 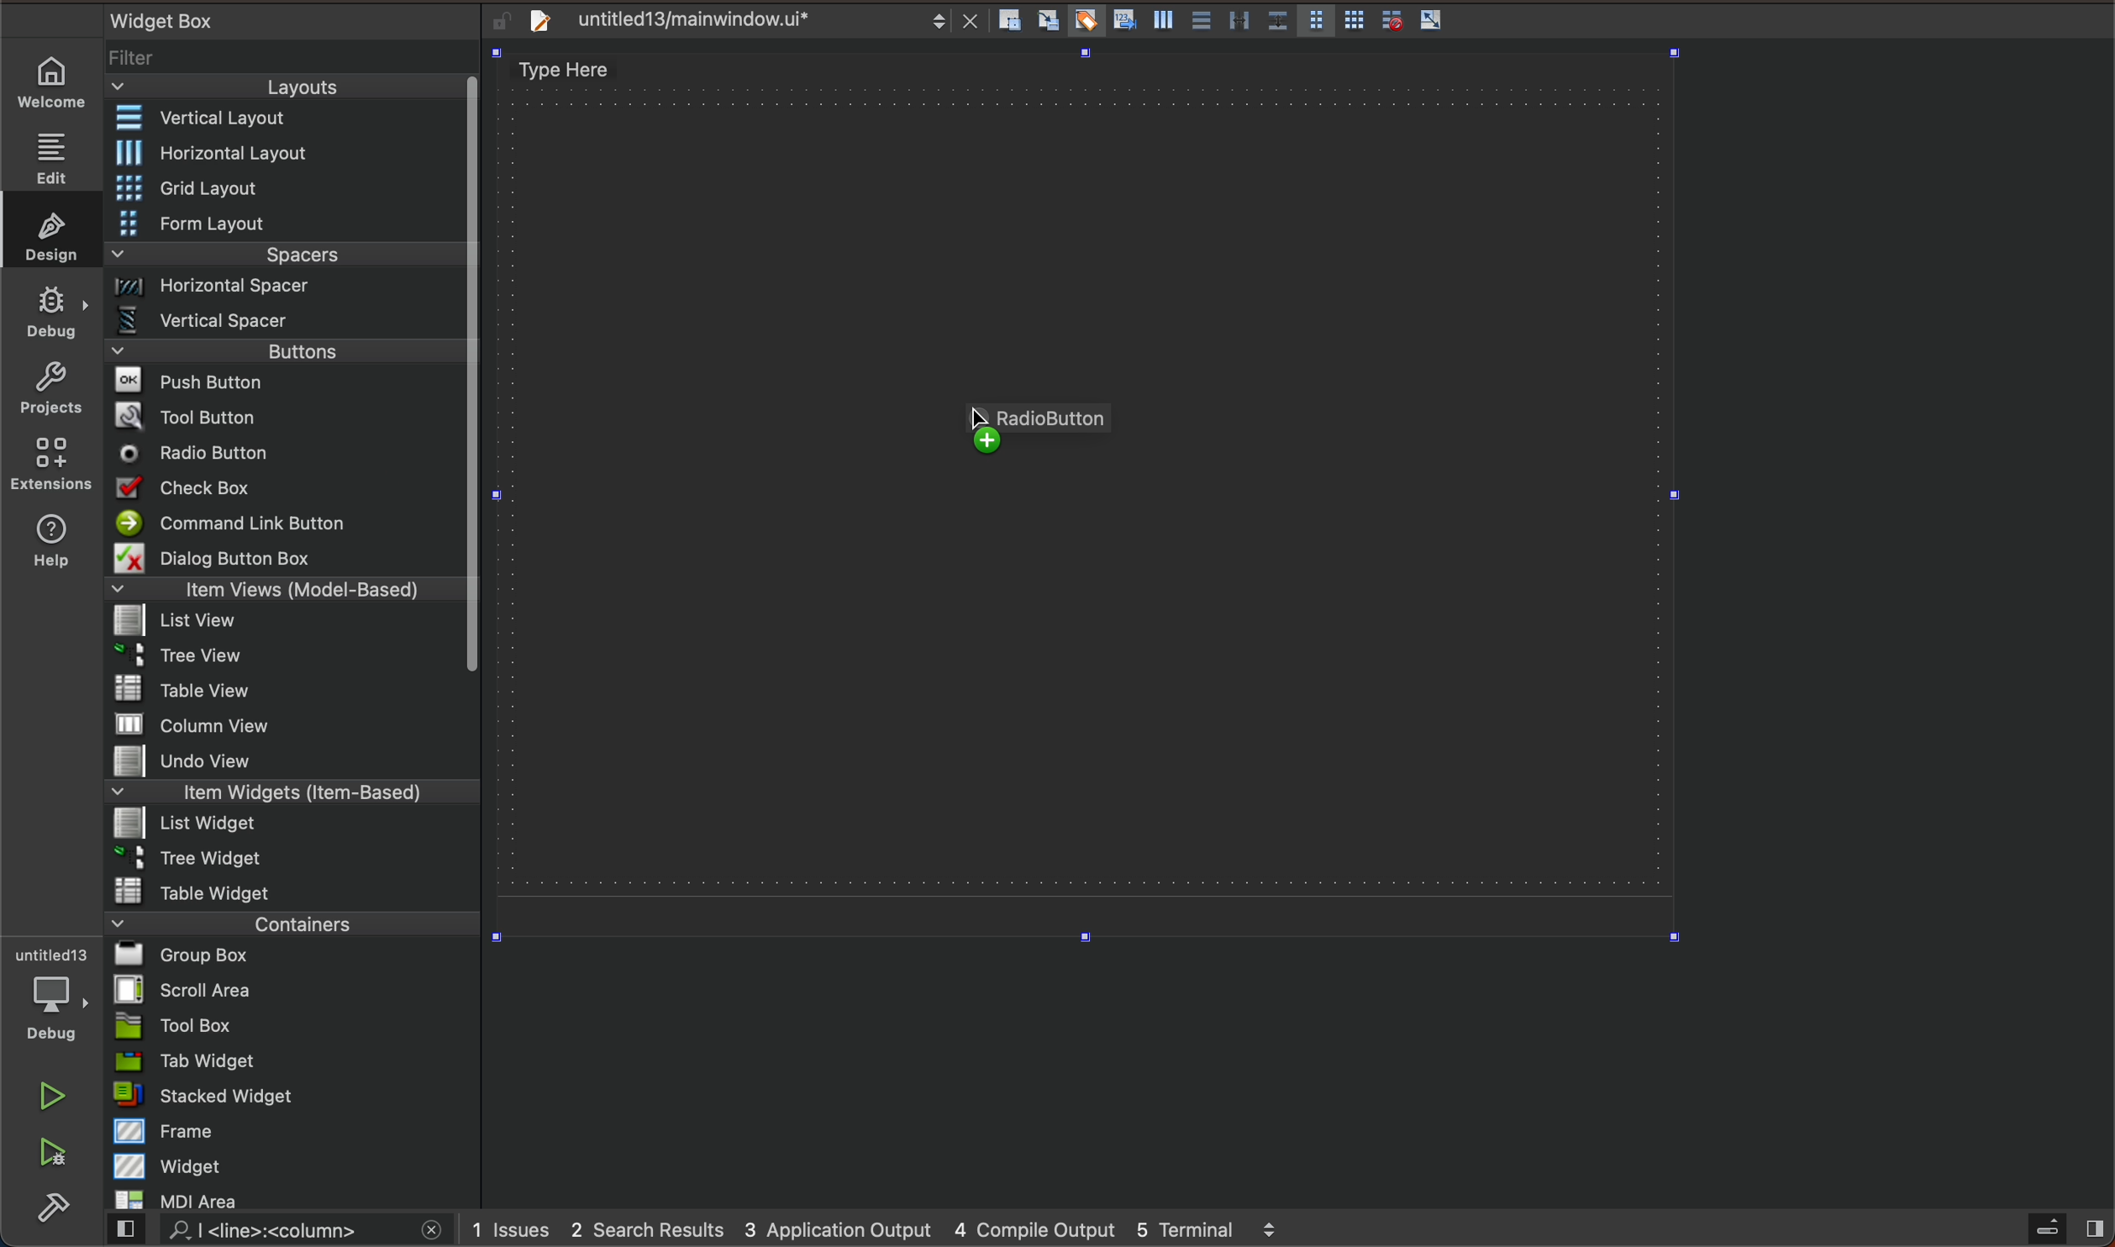 I want to click on , so click(x=1160, y=24).